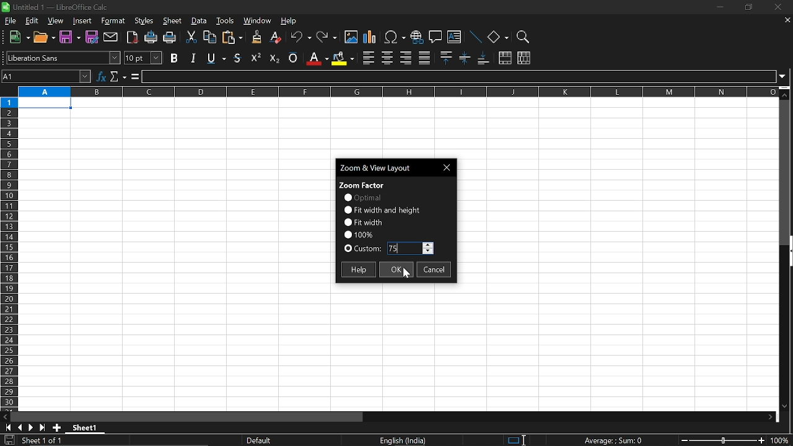 Image resolution: width=793 pixels, height=446 pixels. I want to click on align bottom, so click(484, 59).